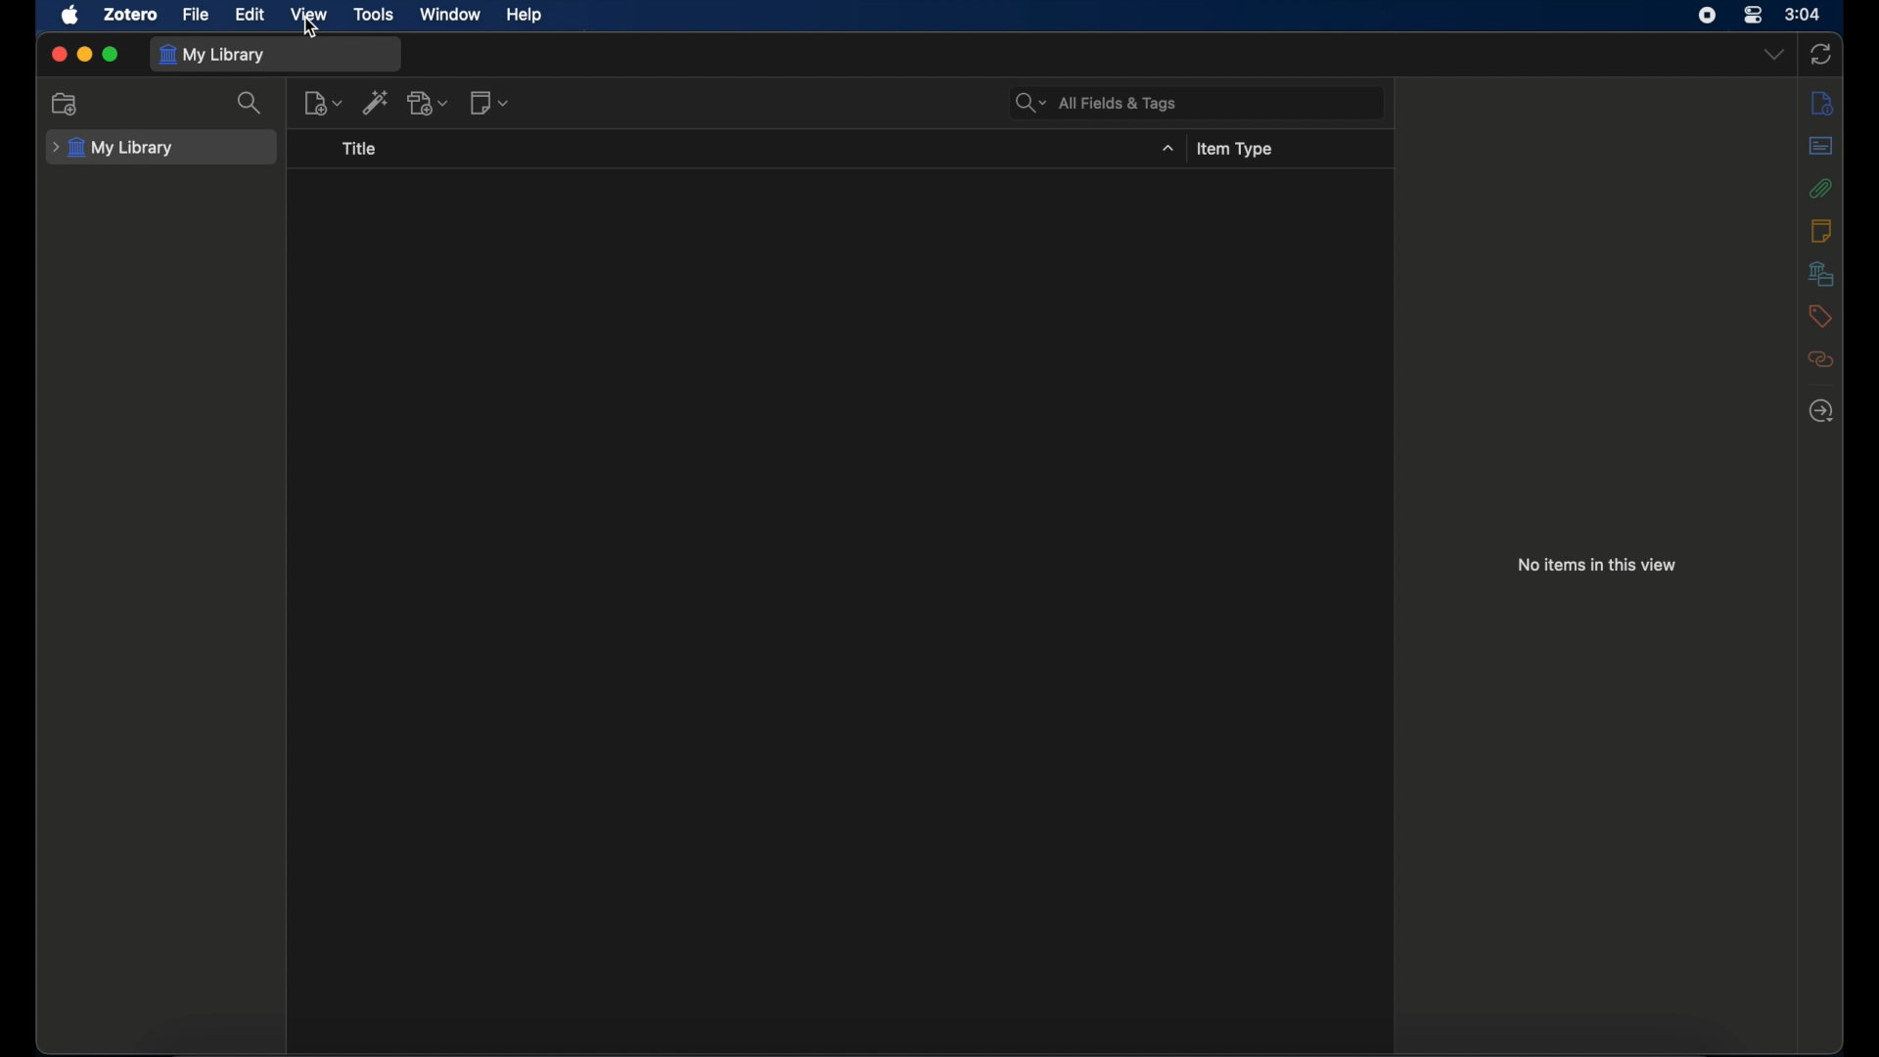 The image size is (1879, 1057). What do you see at coordinates (59, 55) in the screenshot?
I see `close` at bounding box center [59, 55].